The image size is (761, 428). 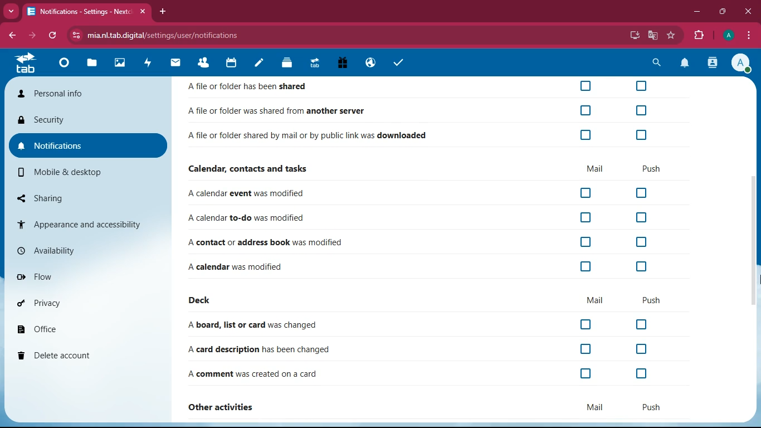 What do you see at coordinates (586, 242) in the screenshot?
I see `off` at bounding box center [586, 242].